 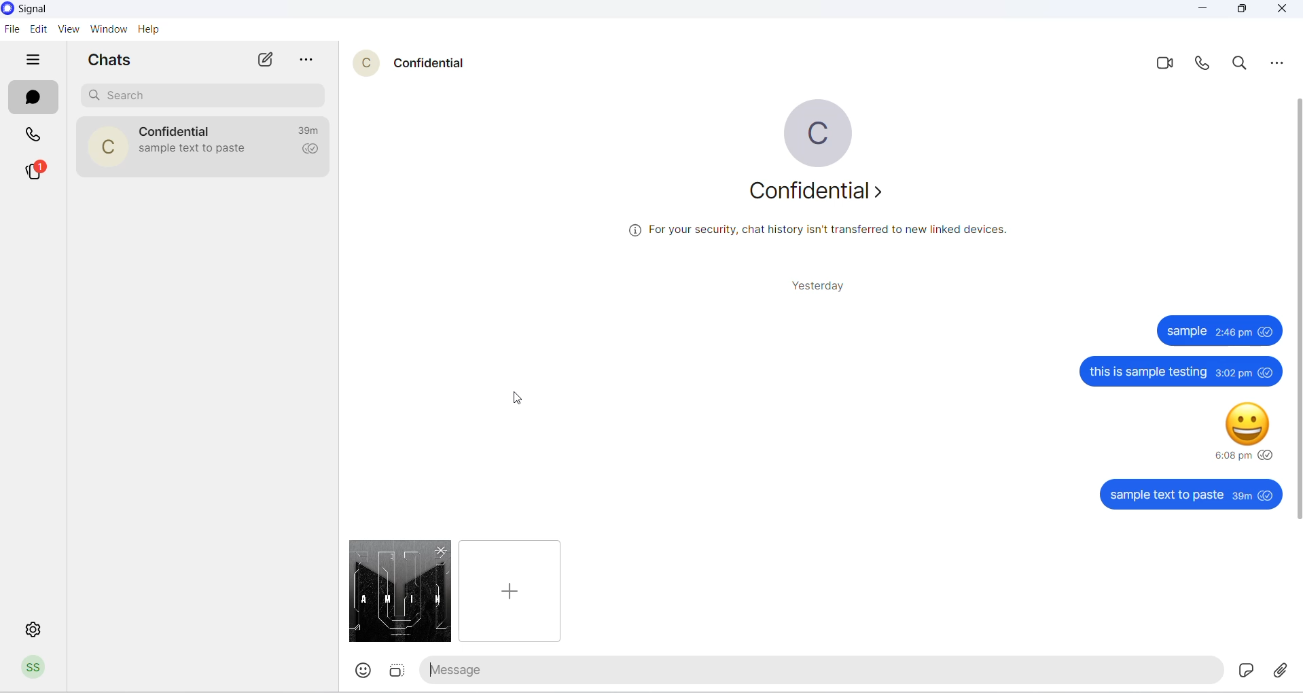 What do you see at coordinates (1269, 333) in the screenshot?
I see `seen` at bounding box center [1269, 333].